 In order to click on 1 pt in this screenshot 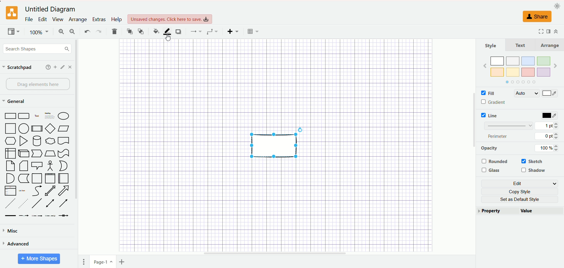, I will do `click(547, 125)`.